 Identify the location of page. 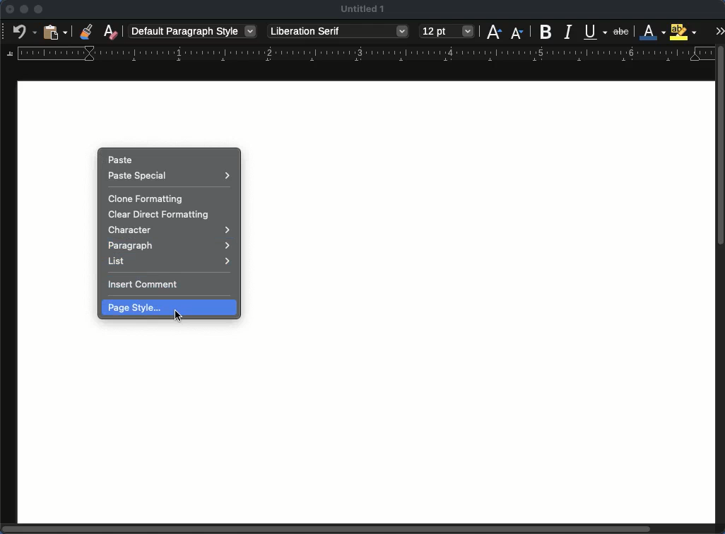
(485, 355).